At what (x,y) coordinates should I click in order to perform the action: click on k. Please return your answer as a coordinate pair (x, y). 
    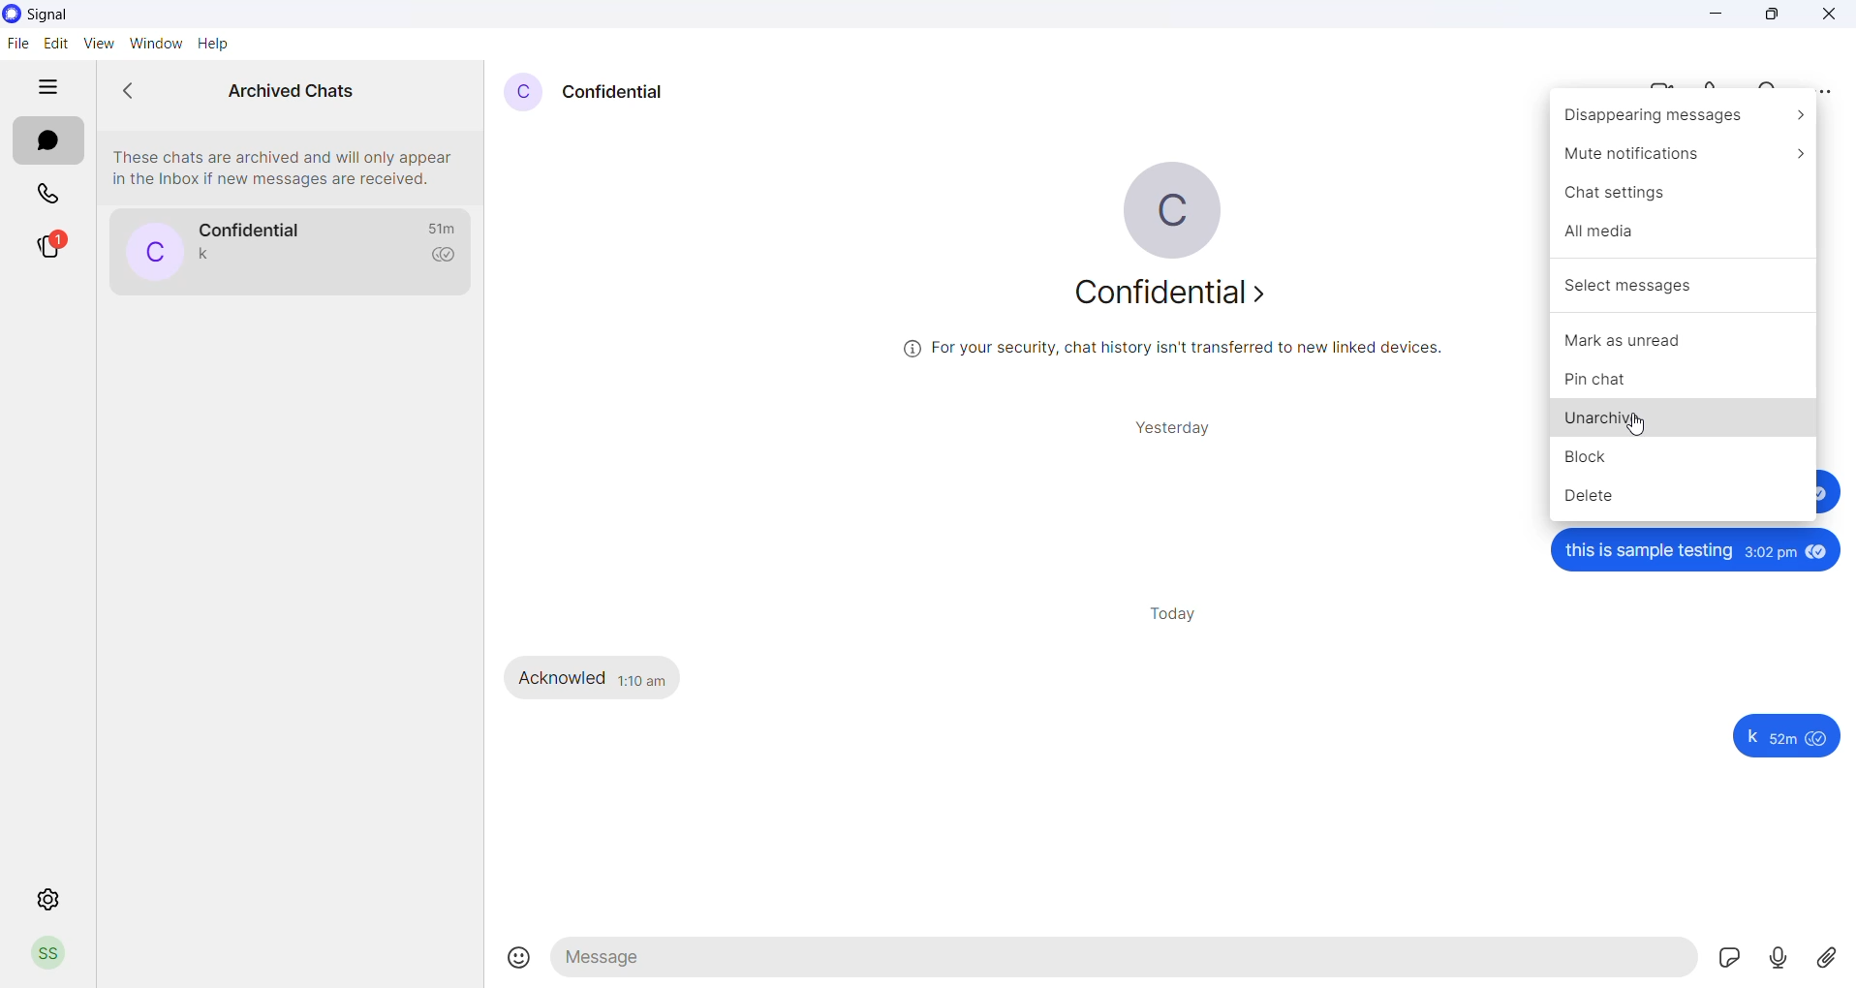
    Looking at the image, I should click on (1754, 740).